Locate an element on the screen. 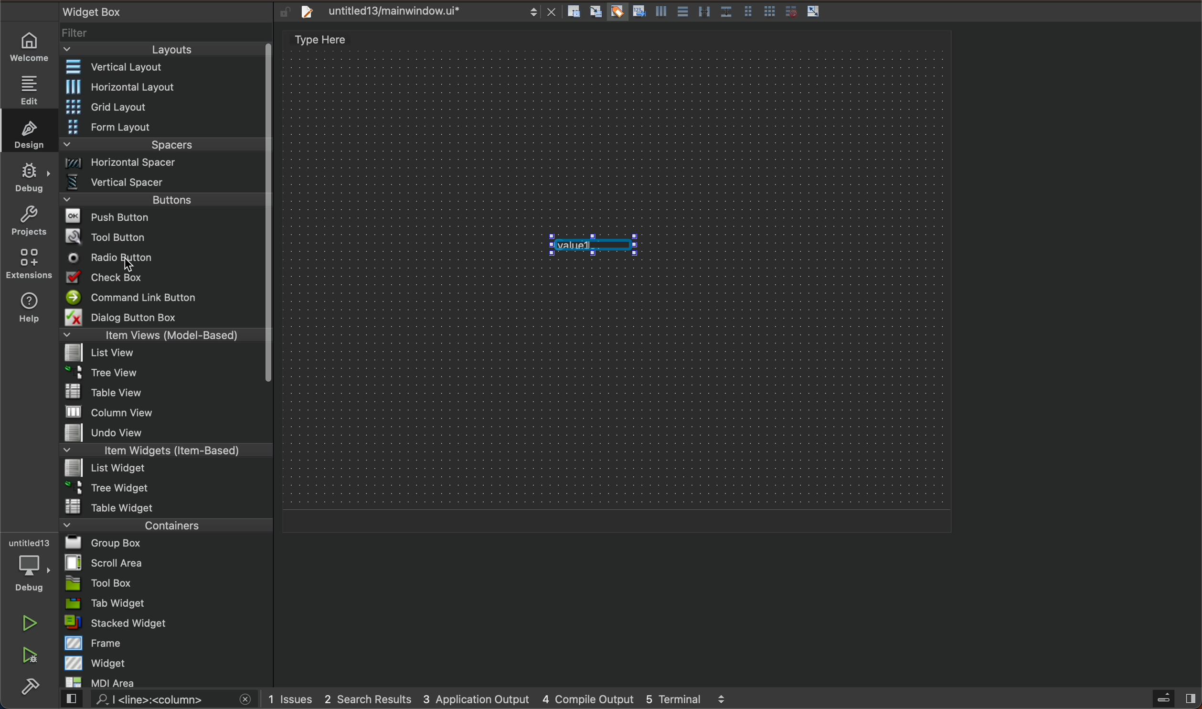  filter is located at coordinates (167, 36).